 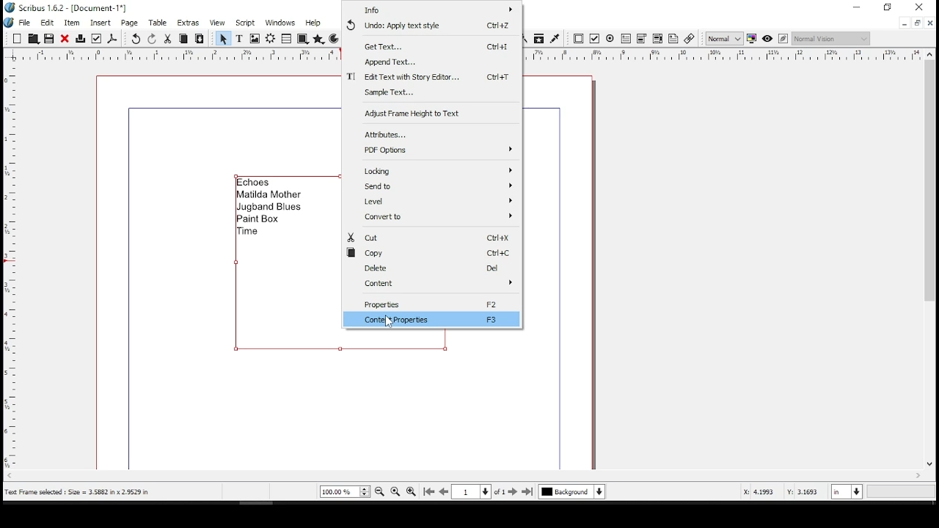 I want to click on level, so click(x=432, y=202).